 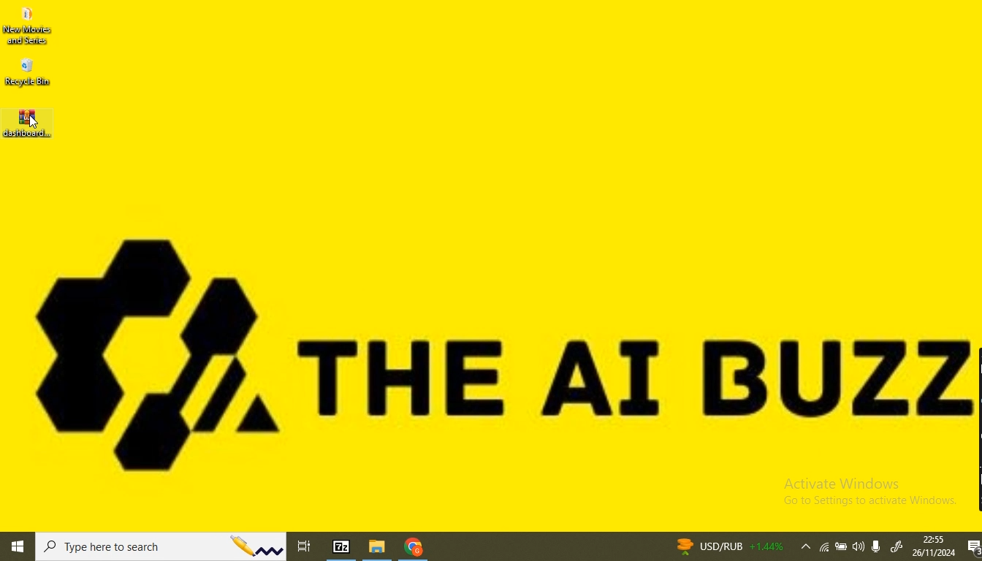 What do you see at coordinates (972, 548) in the screenshot?
I see `notifications` at bounding box center [972, 548].